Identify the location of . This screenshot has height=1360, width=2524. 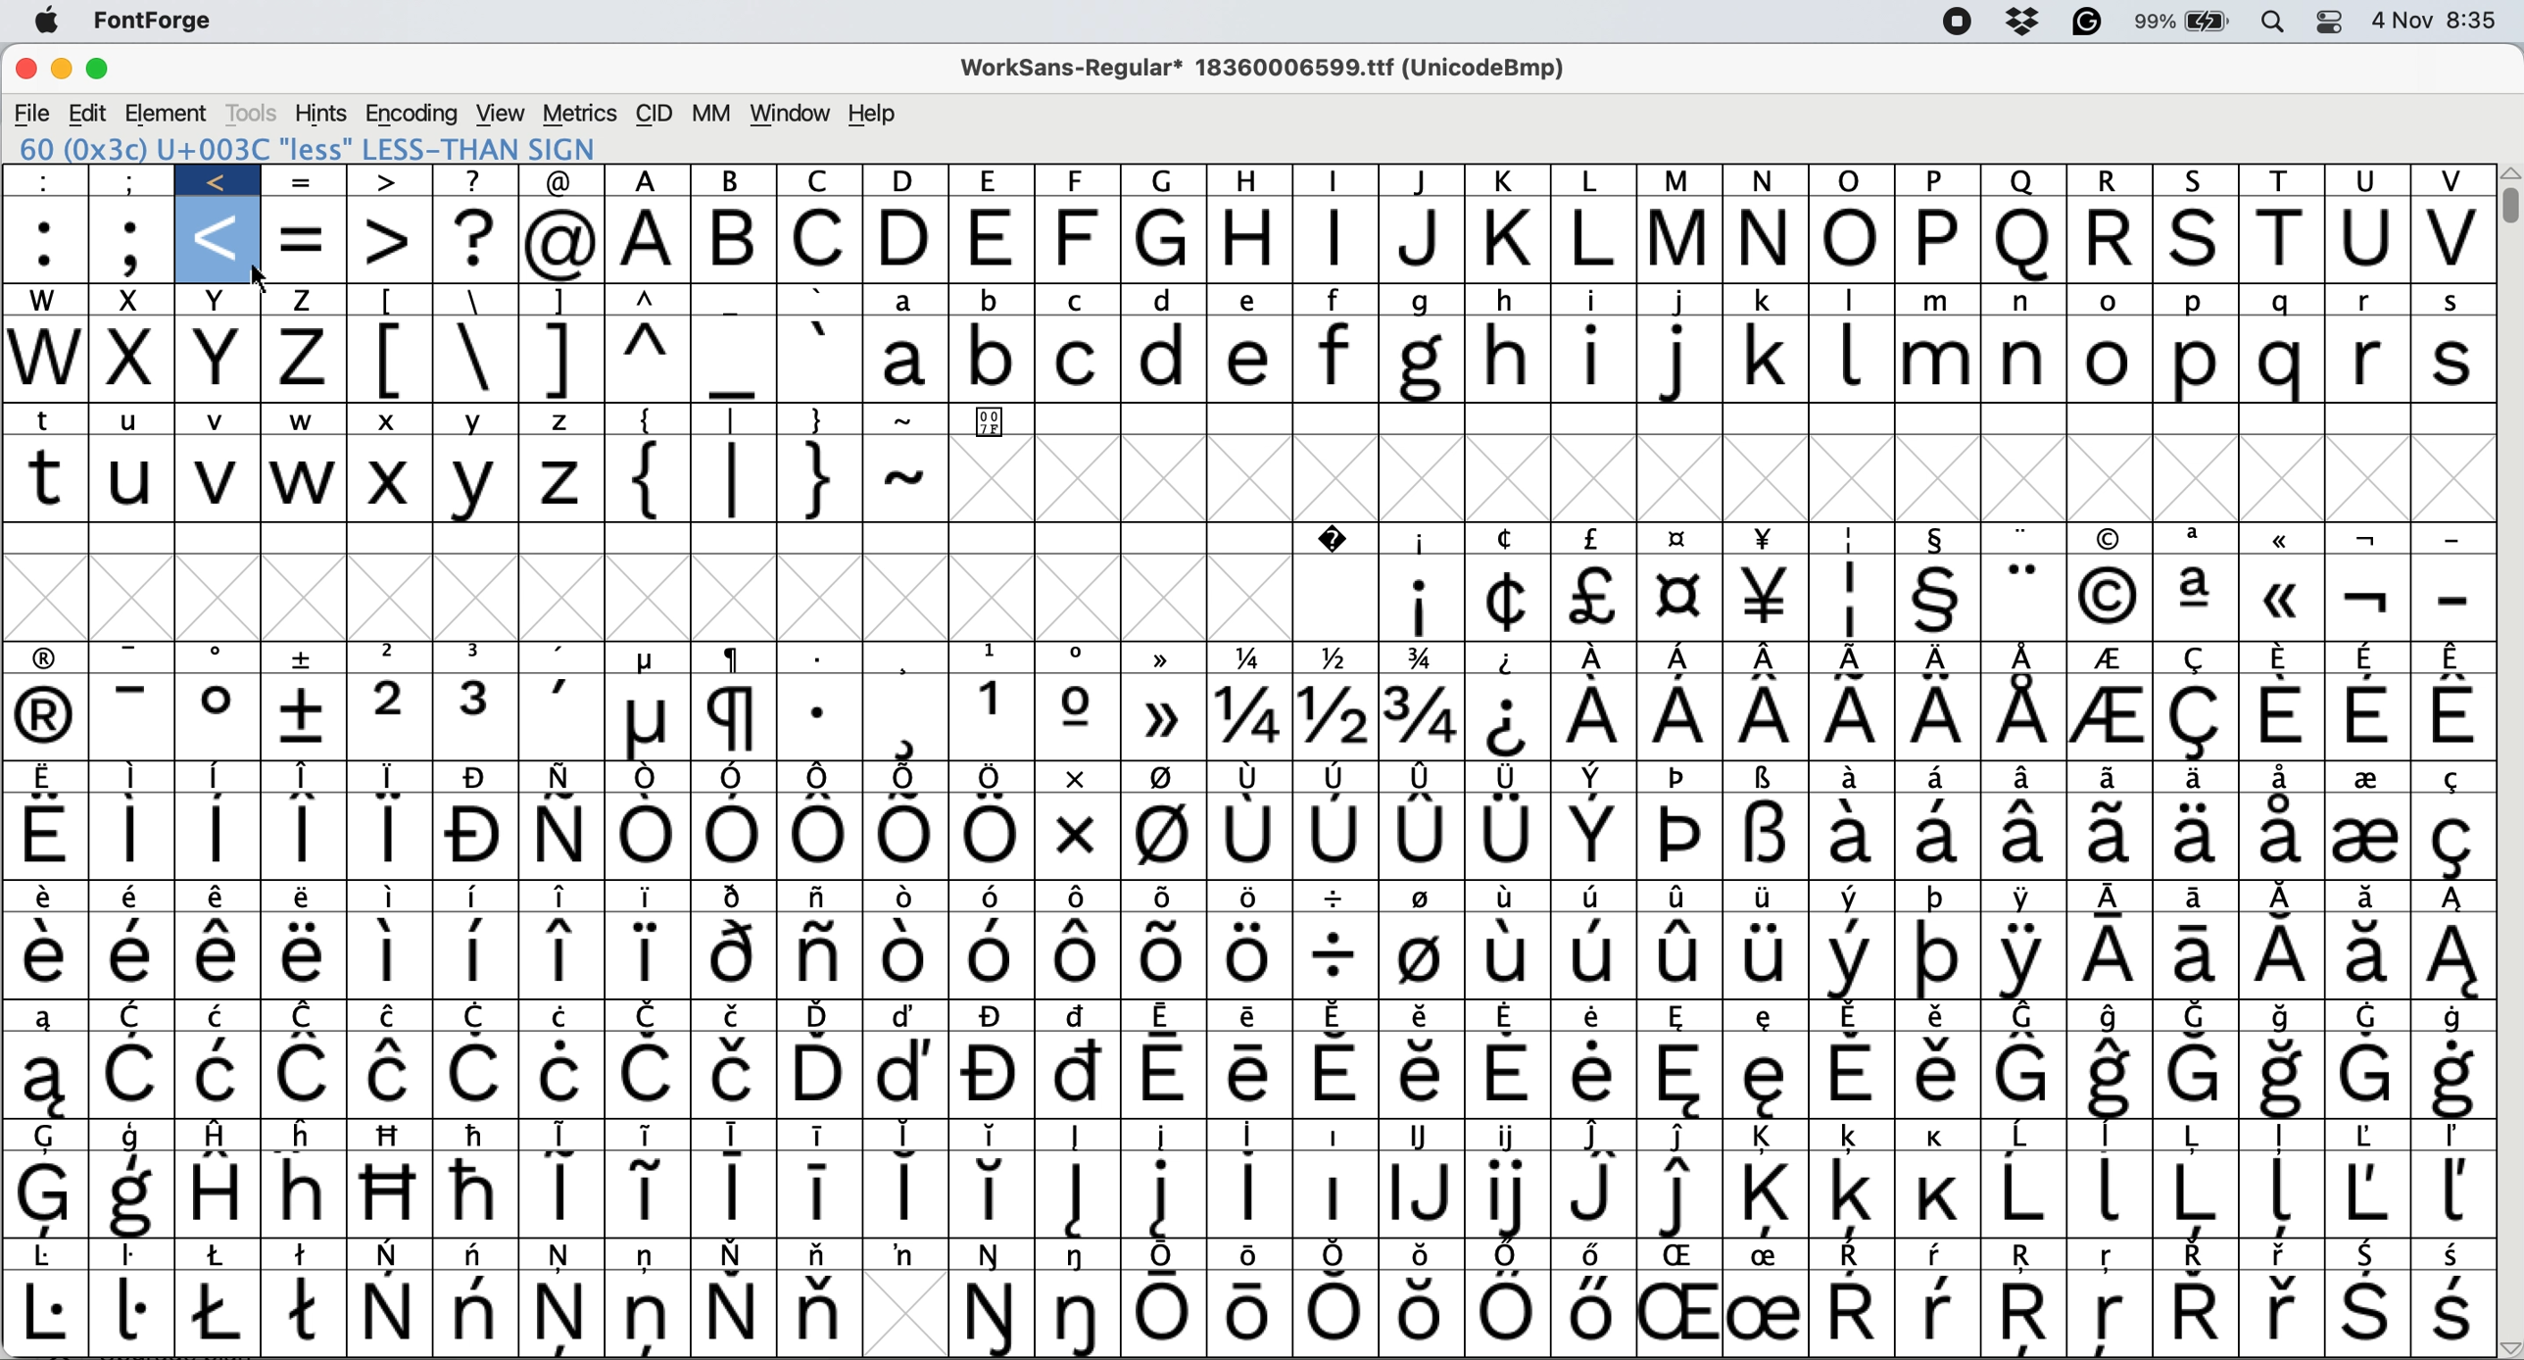
(1680, 958).